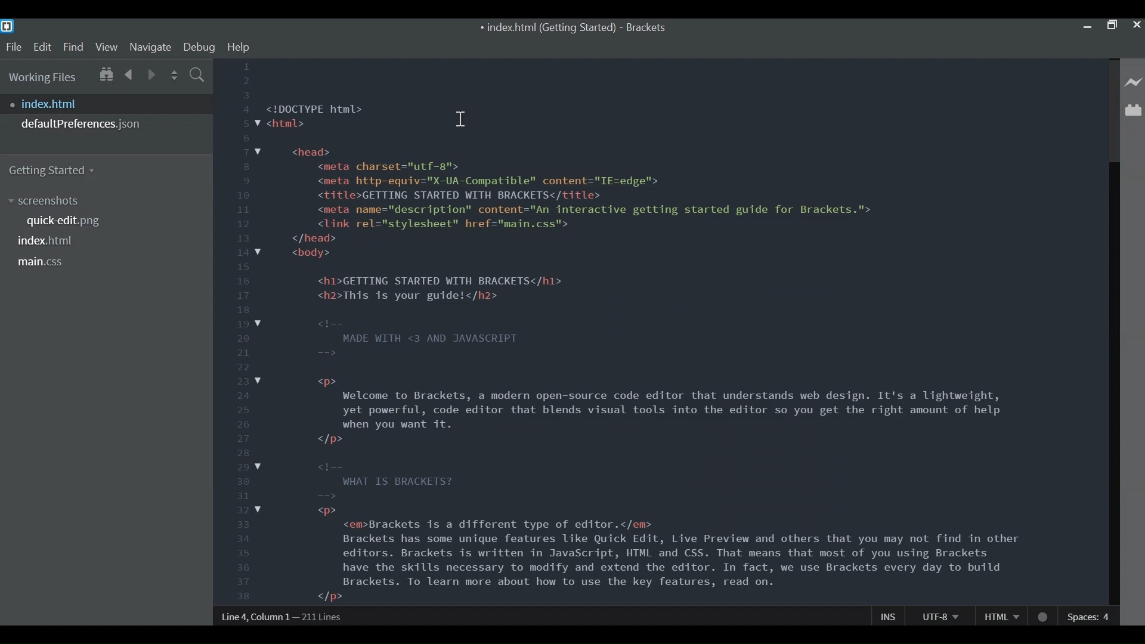 The height and width of the screenshot is (644, 1145). Describe the element at coordinates (1133, 110) in the screenshot. I see `Manage Extensions` at that location.